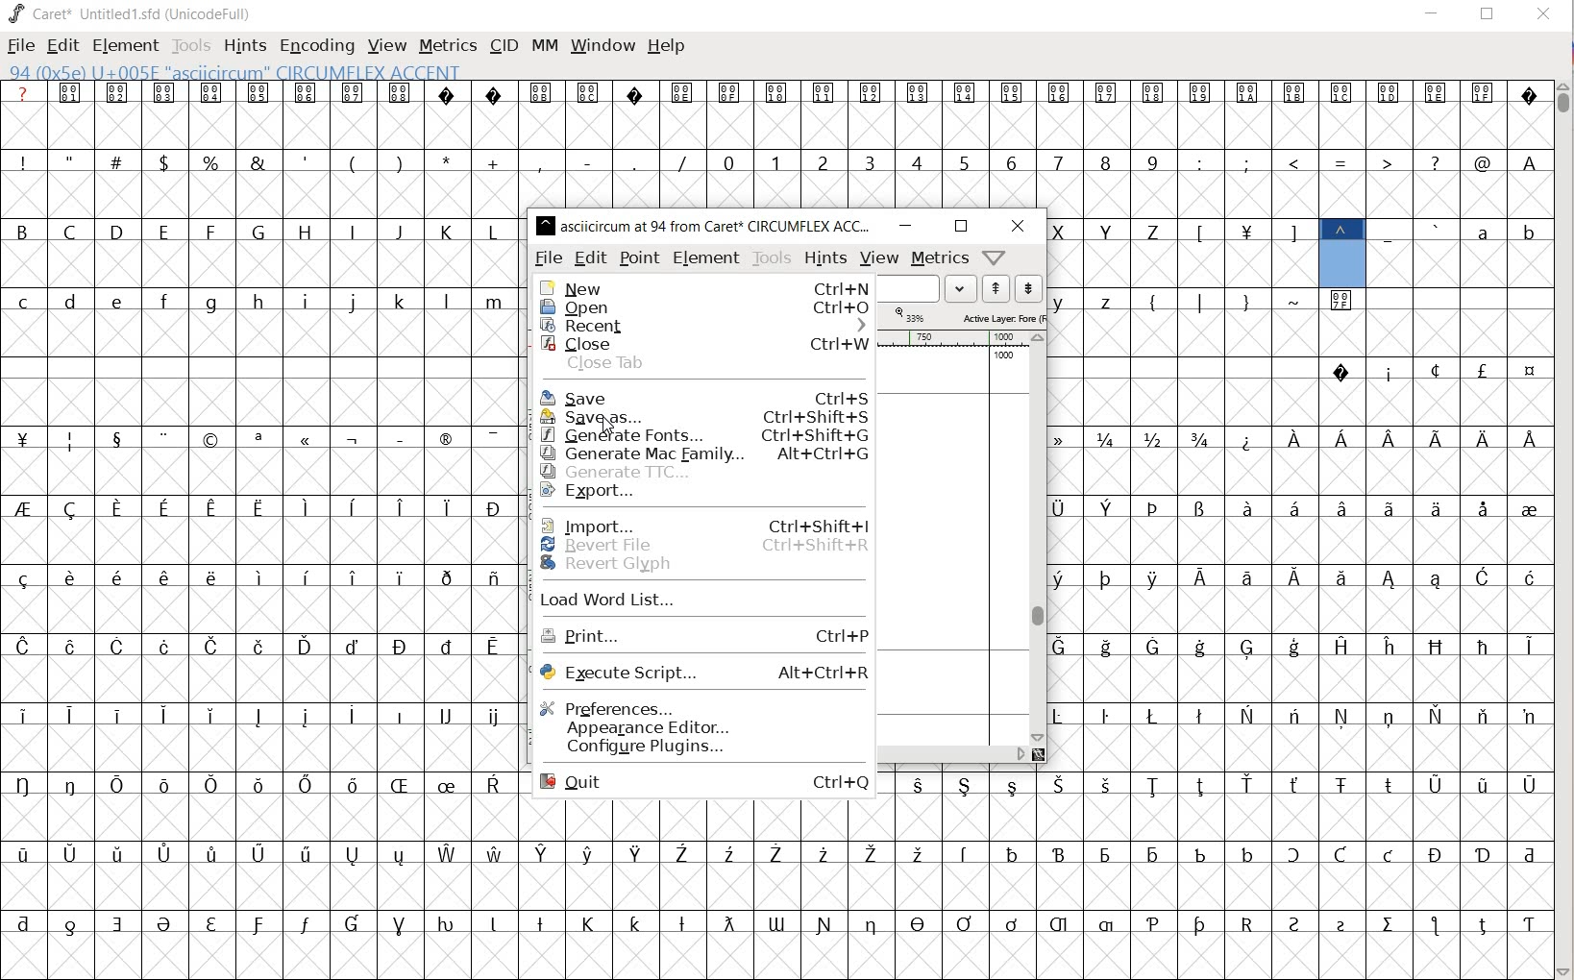  I want to click on FILE, so click(19, 47).